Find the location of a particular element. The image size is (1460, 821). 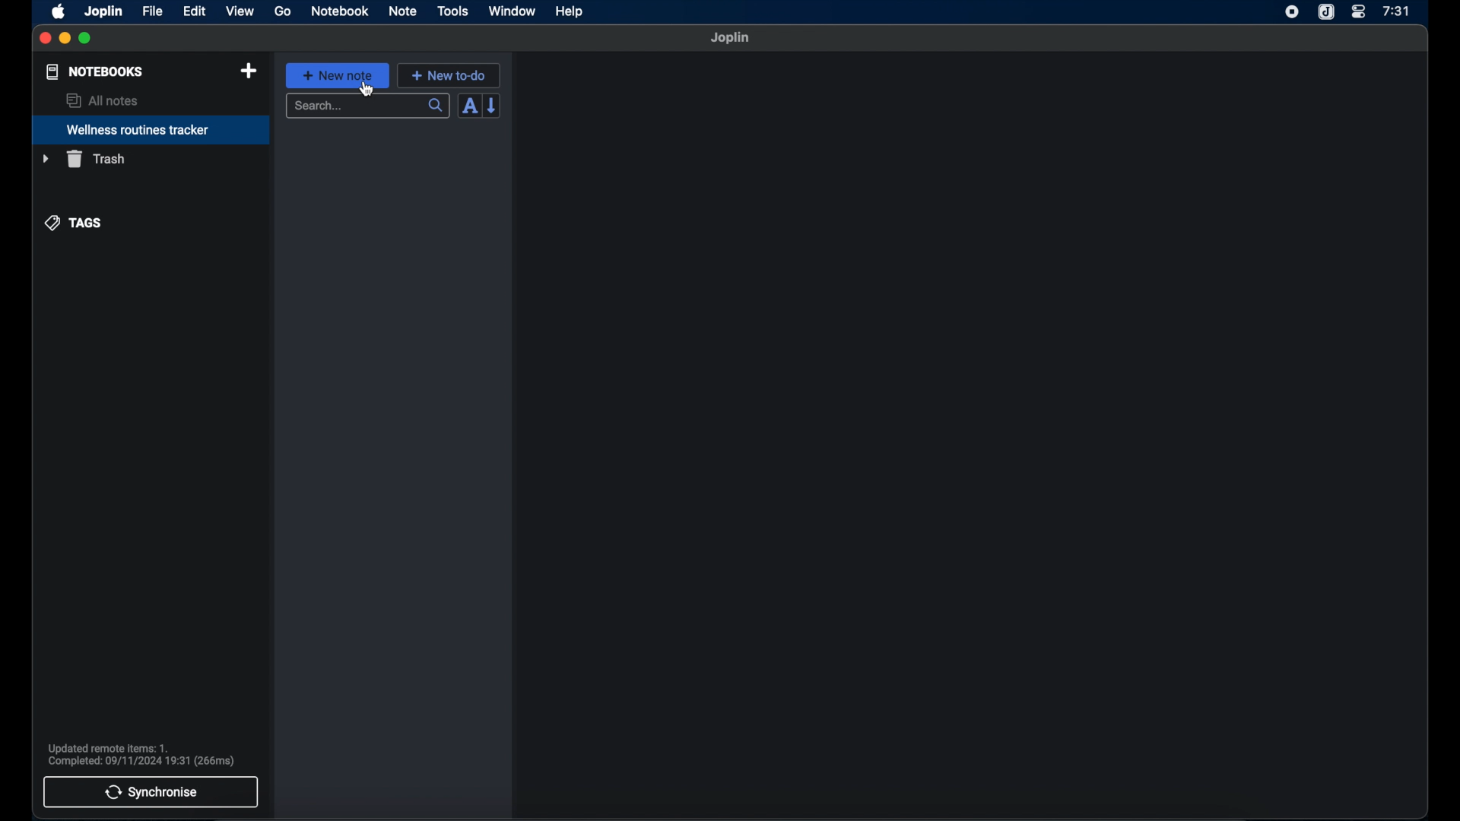

go is located at coordinates (283, 11).